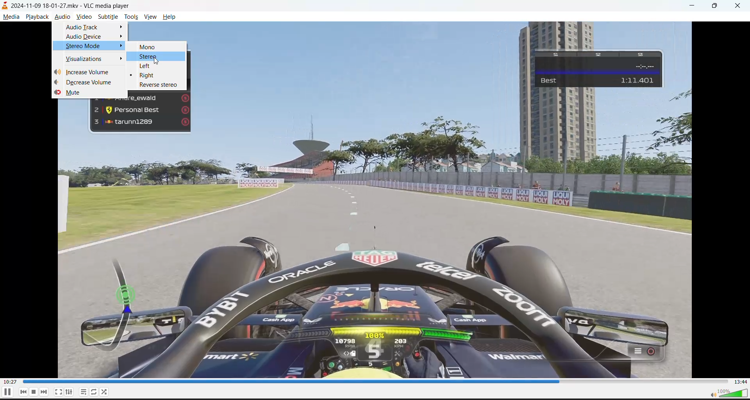  Describe the element at coordinates (170, 16) in the screenshot. I see `help` at that location.